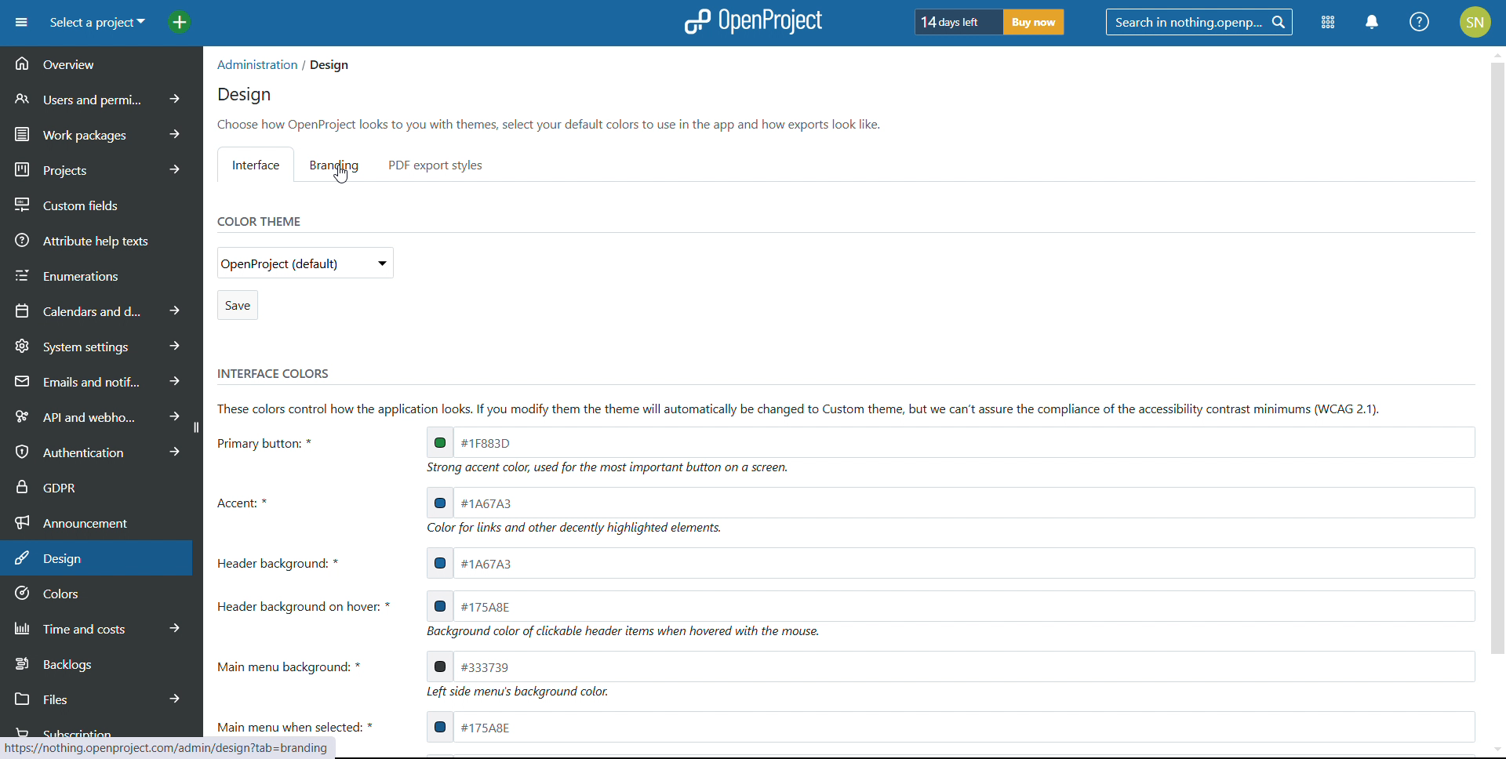 The width and height of the screenshot is (1506, 759). I want to click on colors, so click(100, 594).